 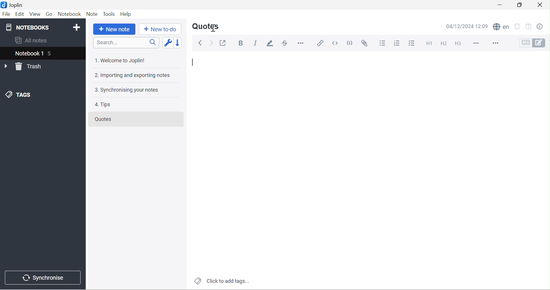 I want to click on Trash, so click(x=31, y=67).